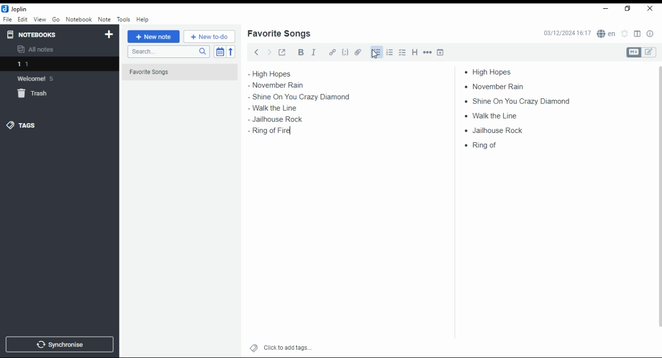  What do you see at coordinates (487, 144) in the screenshot?
I see `ring of fire` at bounding box center [487, 144].